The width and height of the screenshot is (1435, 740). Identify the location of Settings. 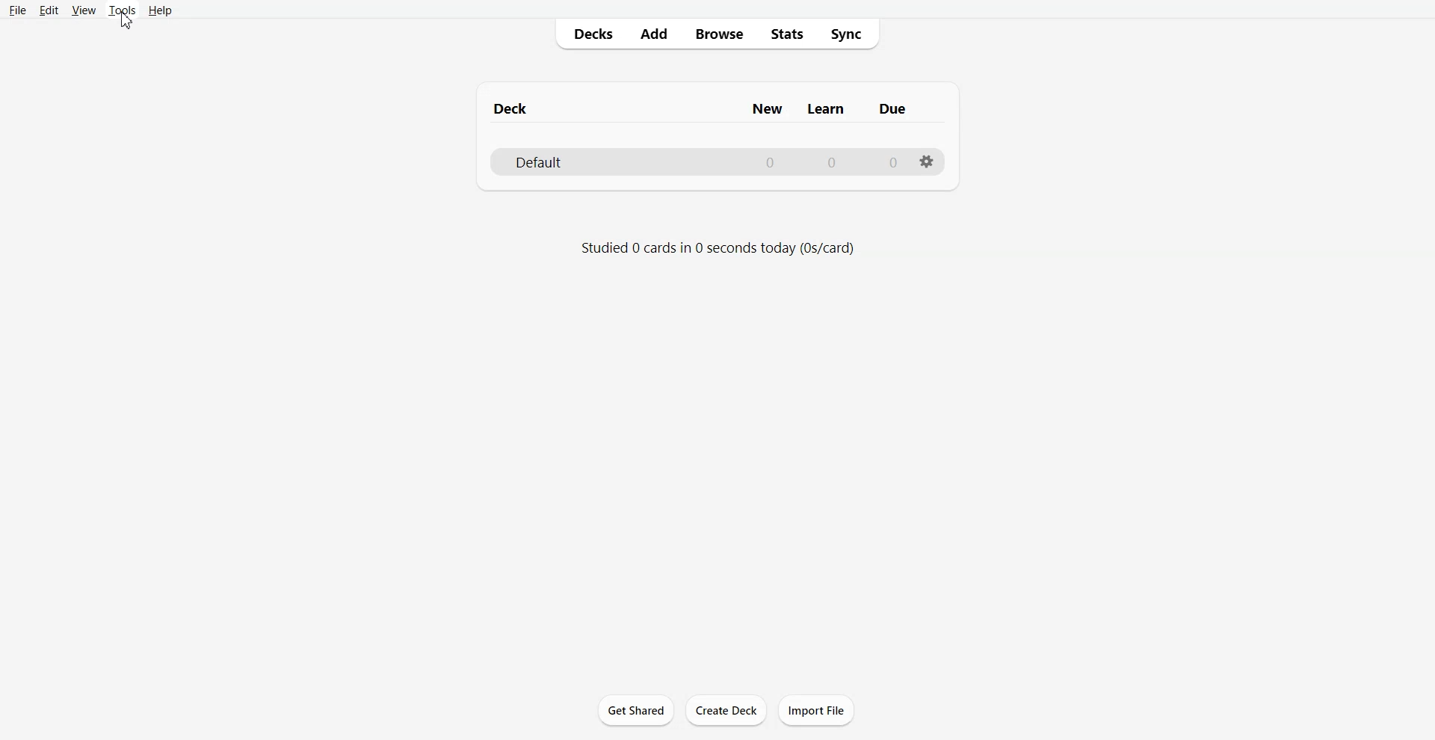
(927, 162).